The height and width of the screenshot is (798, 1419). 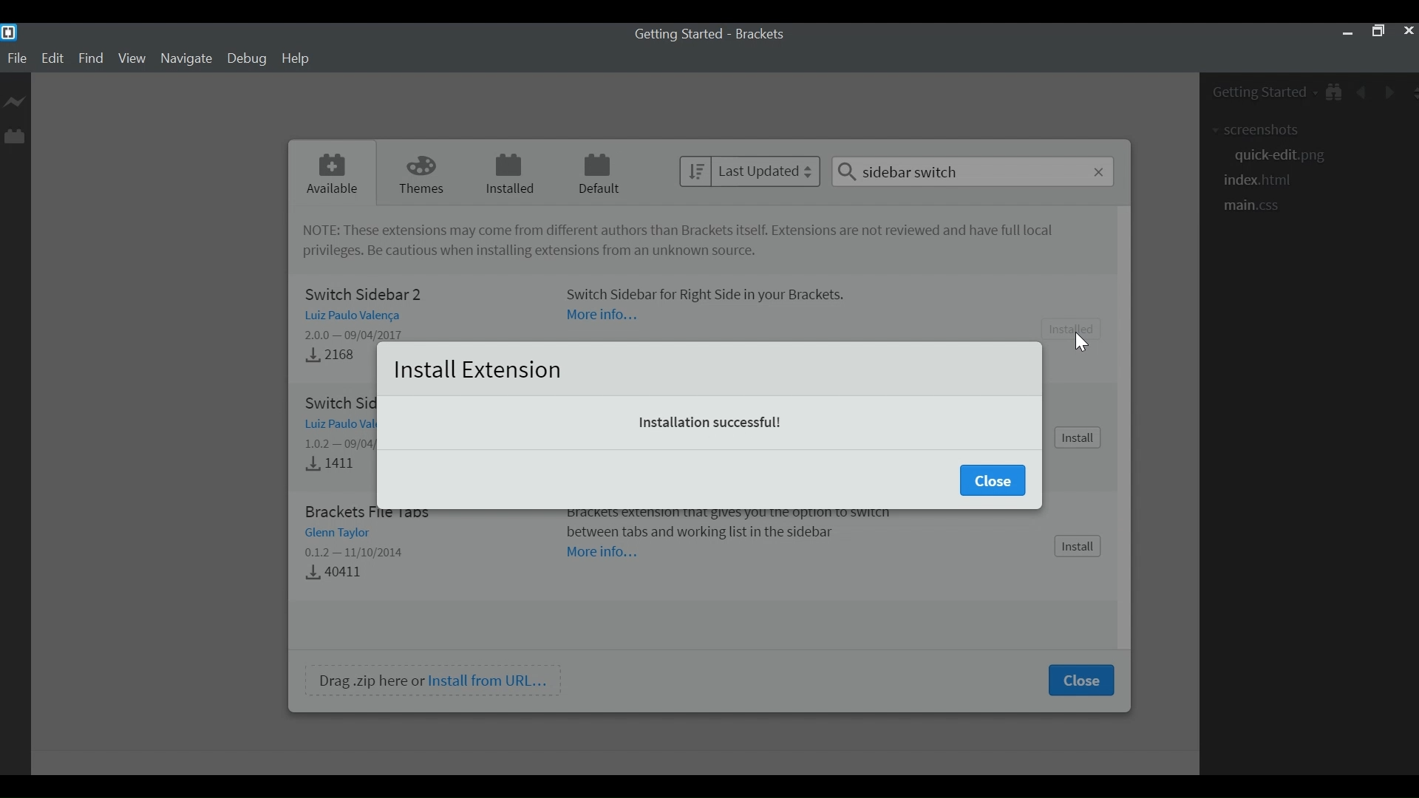 What do you see at coordinates (1260, 208) in the screenshot?
I see `main.css` at bounding box center [1260, 208].